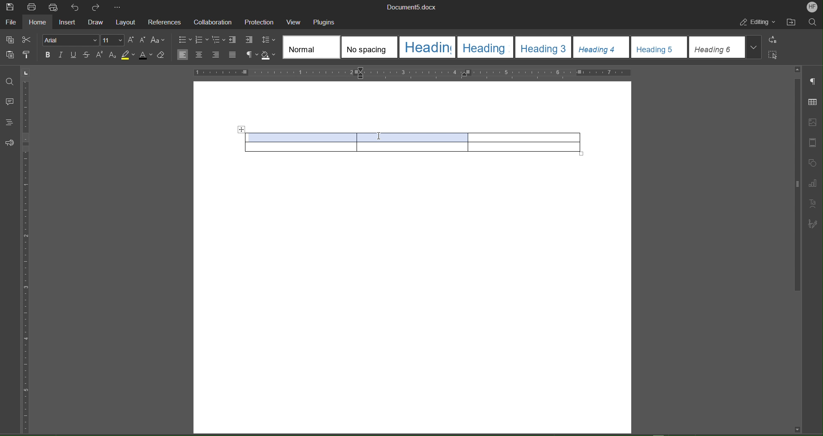 This screenshot has width=823, height=436. What do you see at coordinates (56, 8) in the screenshot?
I see `Quick Print` at bounding box center [56, 8].